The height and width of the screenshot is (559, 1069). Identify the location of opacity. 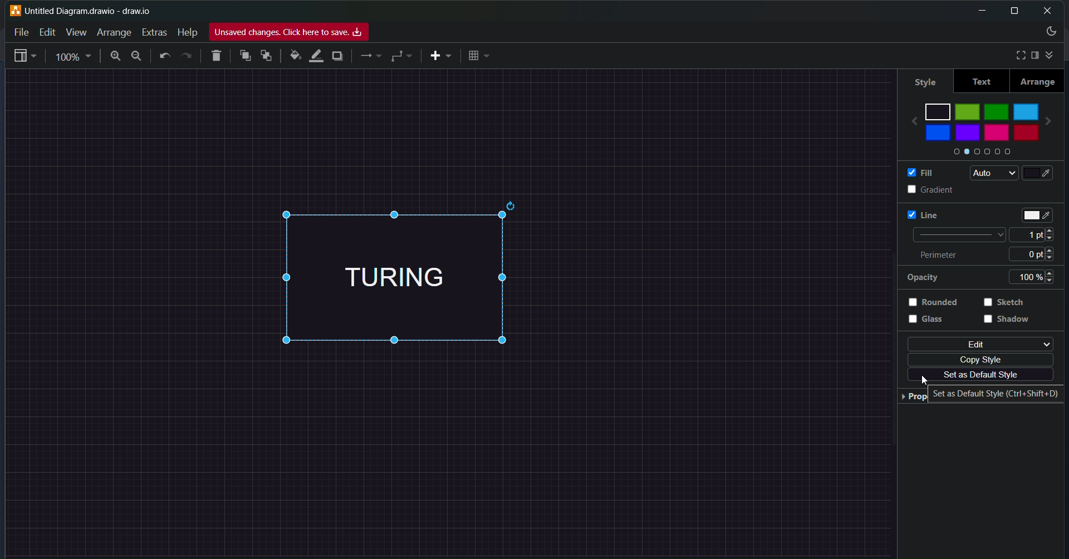
(922, 278).